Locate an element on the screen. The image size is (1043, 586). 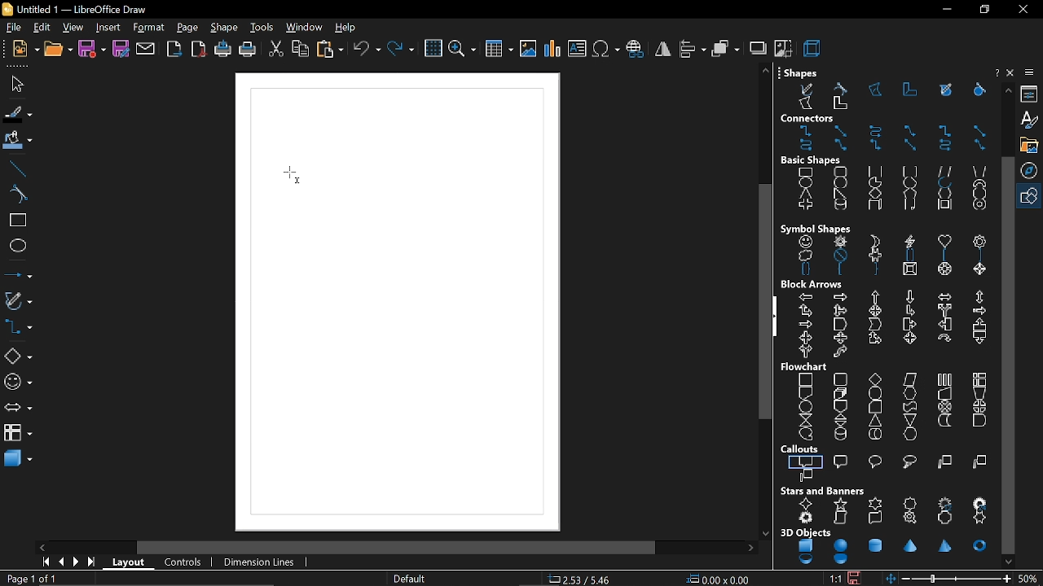
right arrow callout is located at coordinates (909, 325).